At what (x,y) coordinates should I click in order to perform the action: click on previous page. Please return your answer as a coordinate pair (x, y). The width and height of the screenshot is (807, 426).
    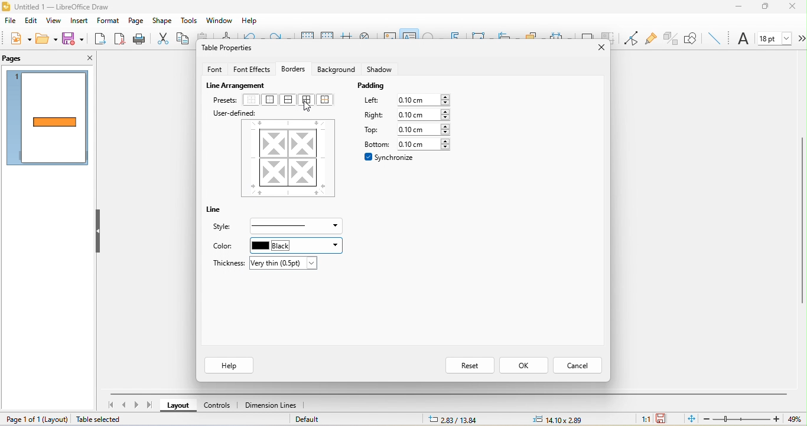
    Looking at the image, I should click on (125, 406).